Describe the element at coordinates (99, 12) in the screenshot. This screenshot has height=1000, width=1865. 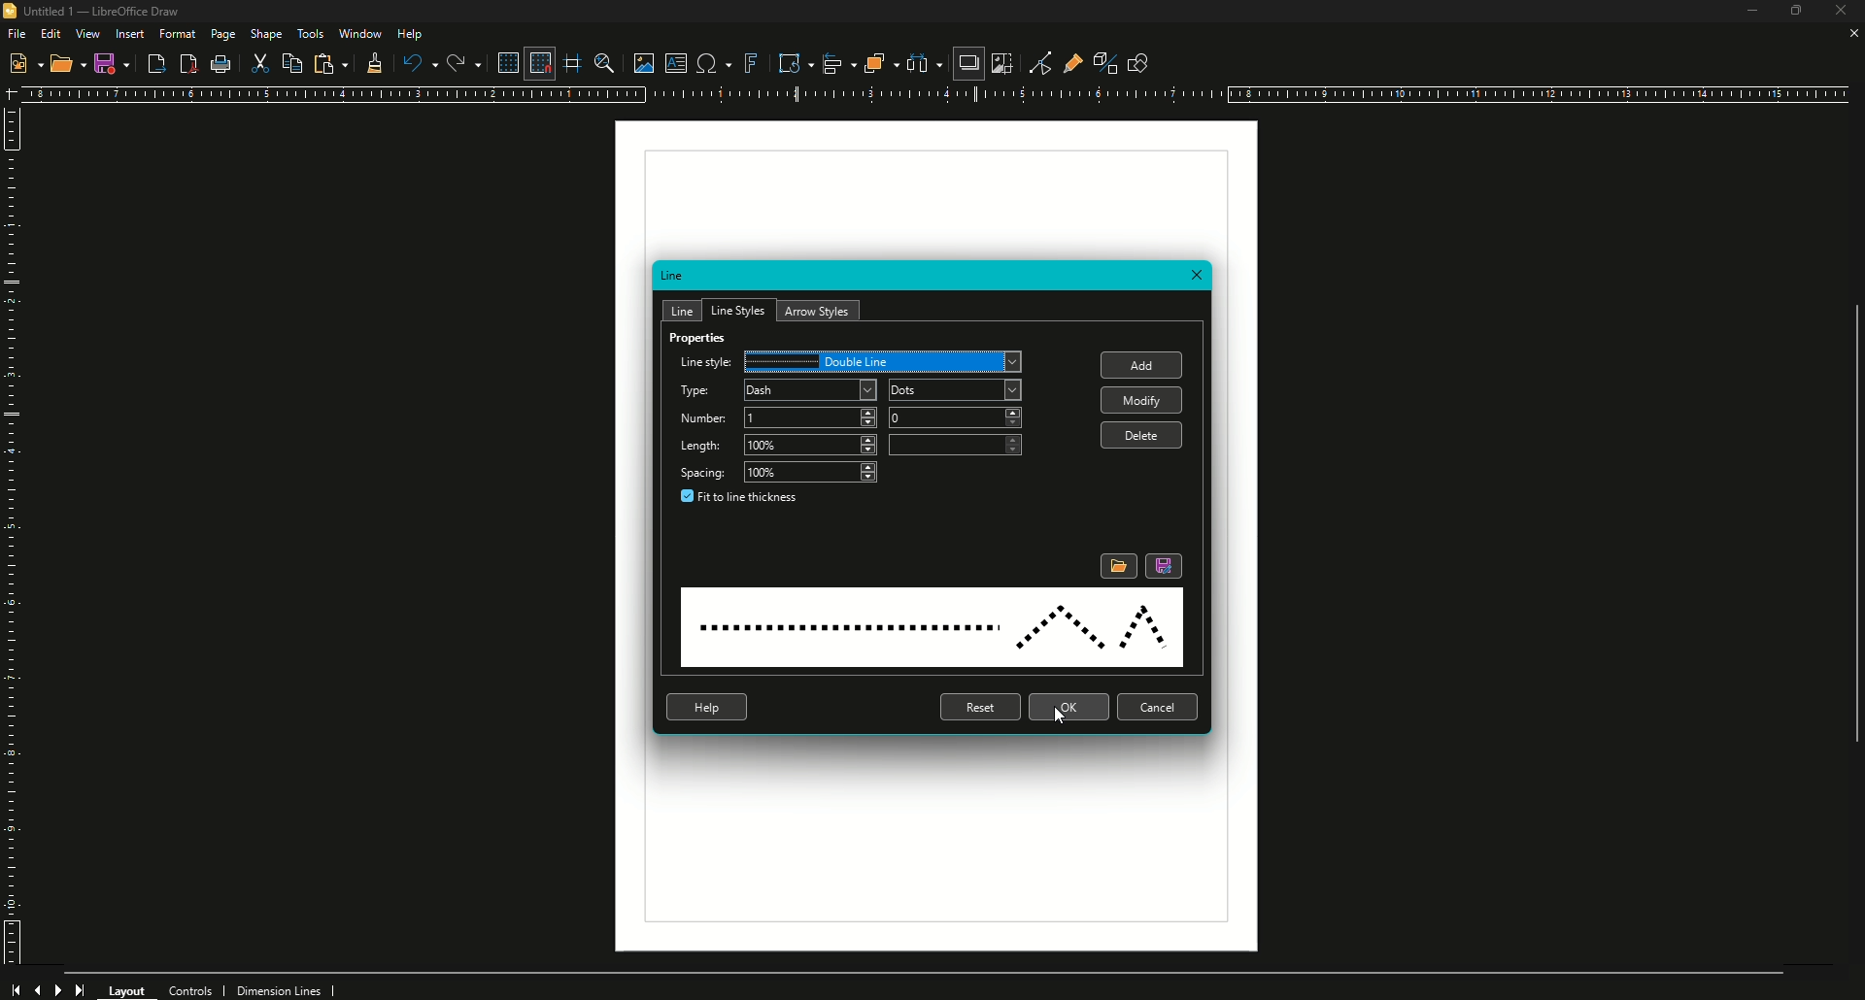
I see `Untitled 1 - LibreOffice Draw` at that location.